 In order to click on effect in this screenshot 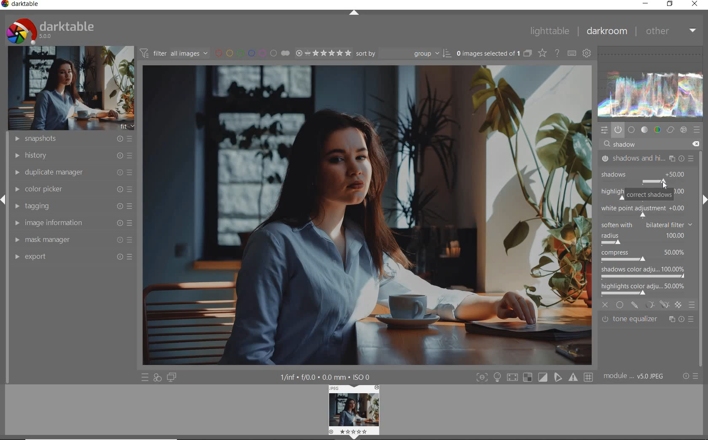, I will do `click(684, 130)`.